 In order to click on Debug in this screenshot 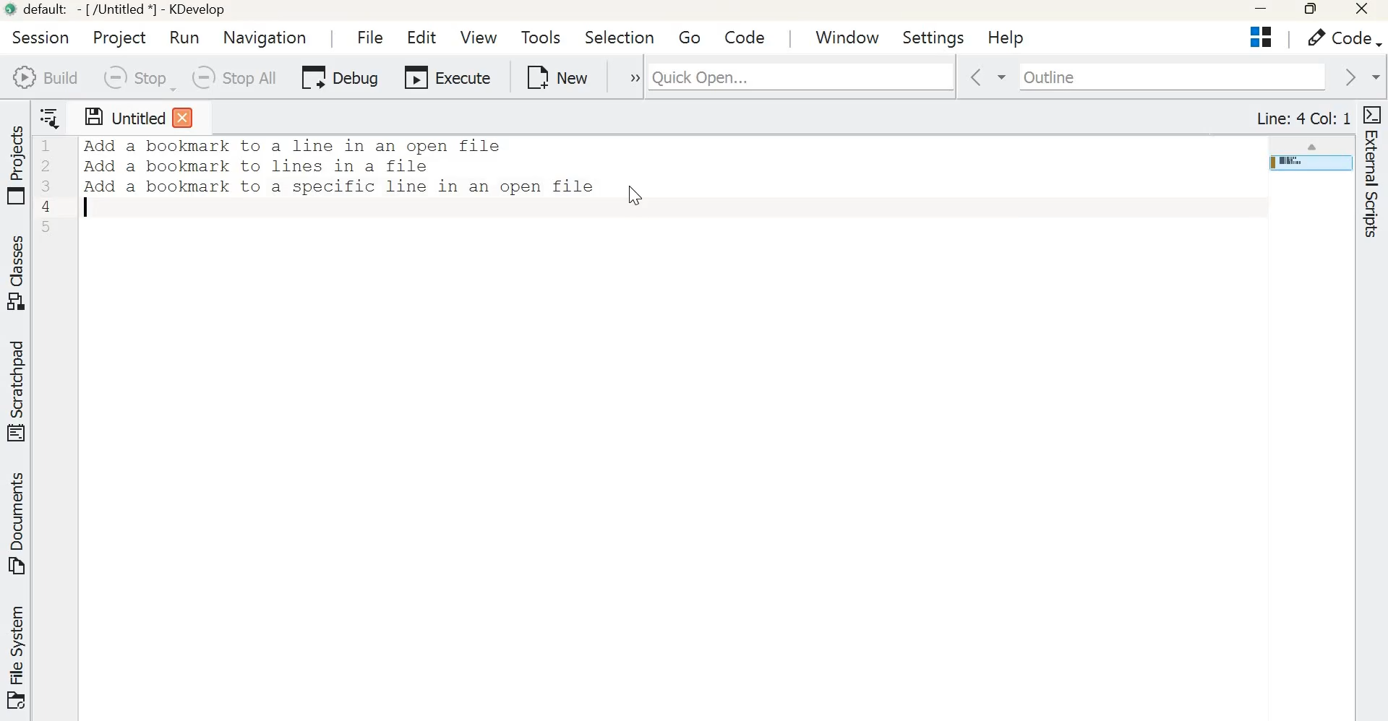, I will do `click(338, 76)`.